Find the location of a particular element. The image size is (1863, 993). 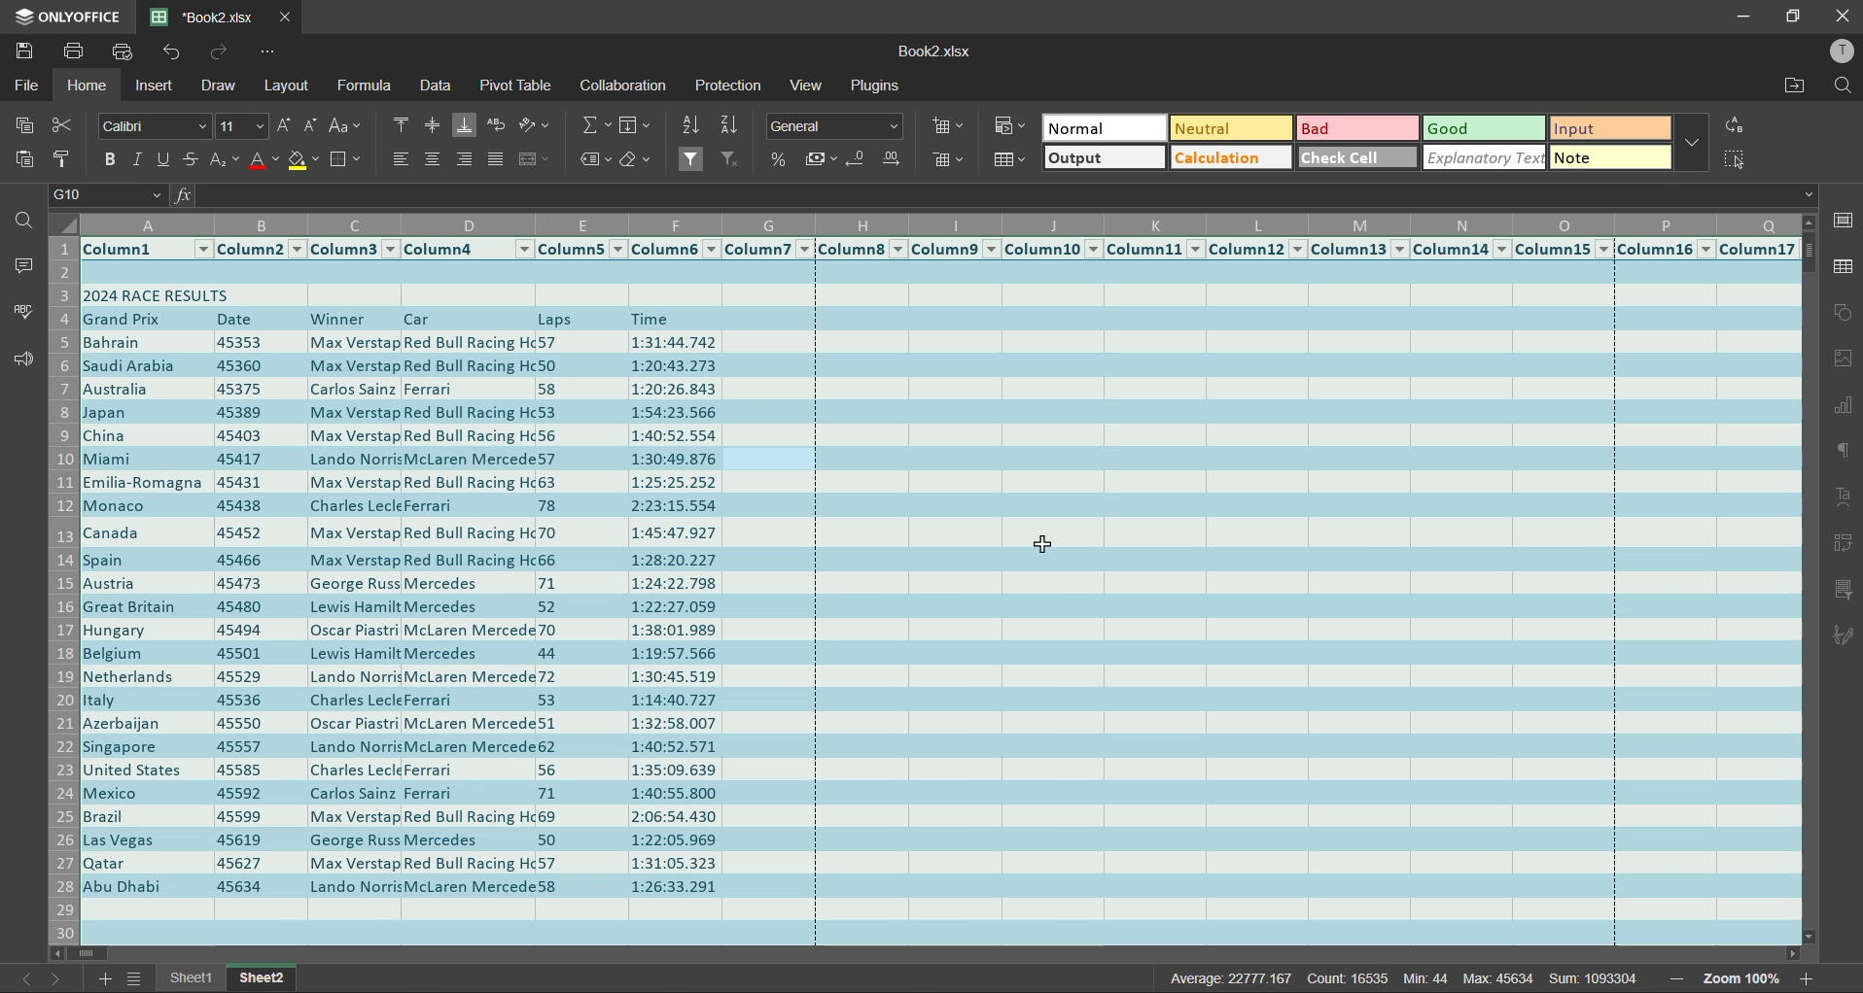

charts  is located at coordinates (1844, 406).